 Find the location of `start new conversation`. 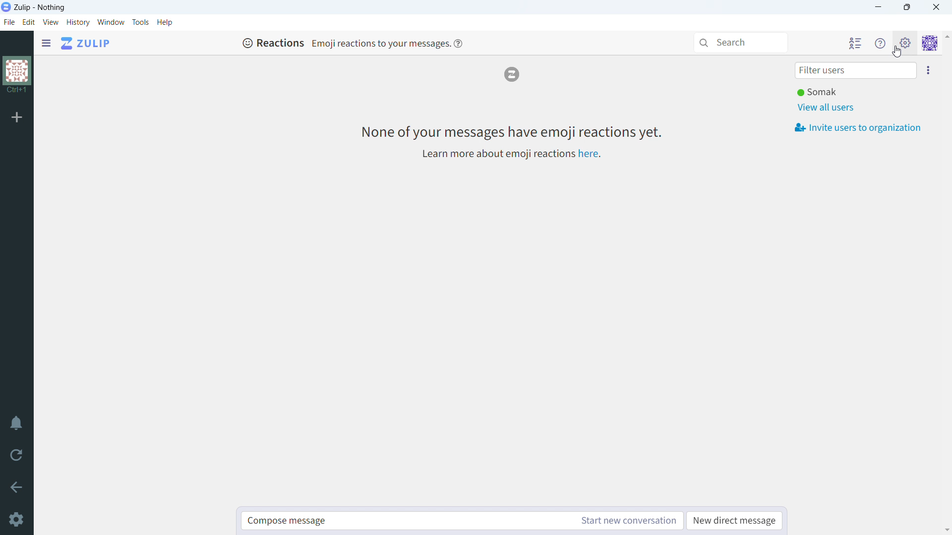

start new conversation is located at coordinates (628, 521).